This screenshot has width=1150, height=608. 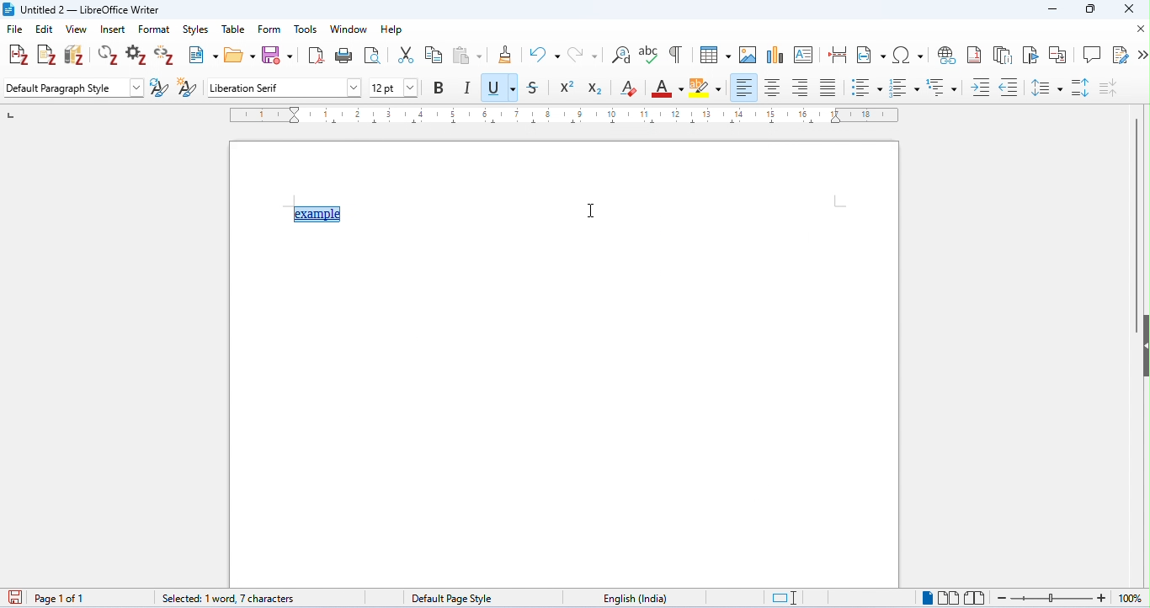 What do you see at coordinates (868, 88) in the screenshot?
I see `bulleted style` at bounding box center [868, 88].